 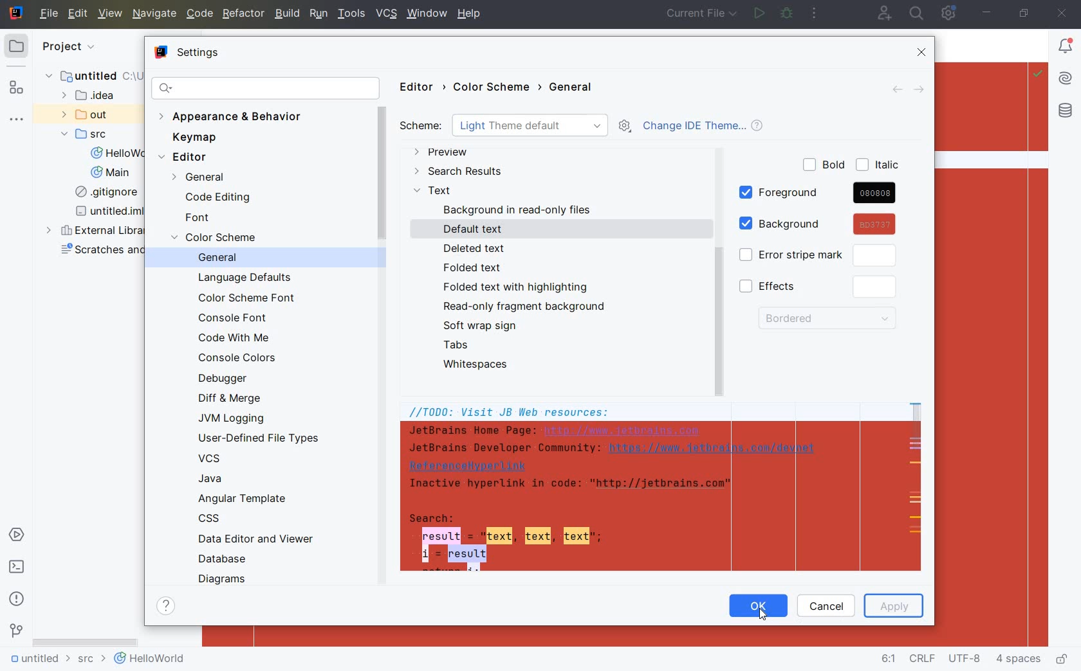 I want to click on CANCEL, so click(x=827, y=606).